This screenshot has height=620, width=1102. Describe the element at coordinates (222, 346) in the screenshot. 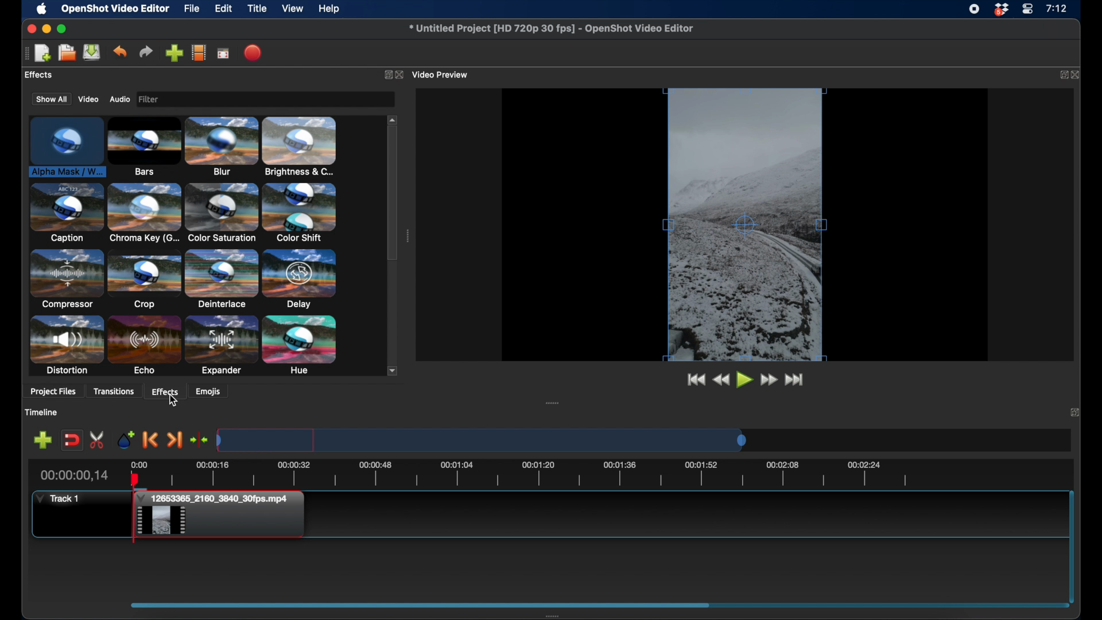

I see `expander` at that location.